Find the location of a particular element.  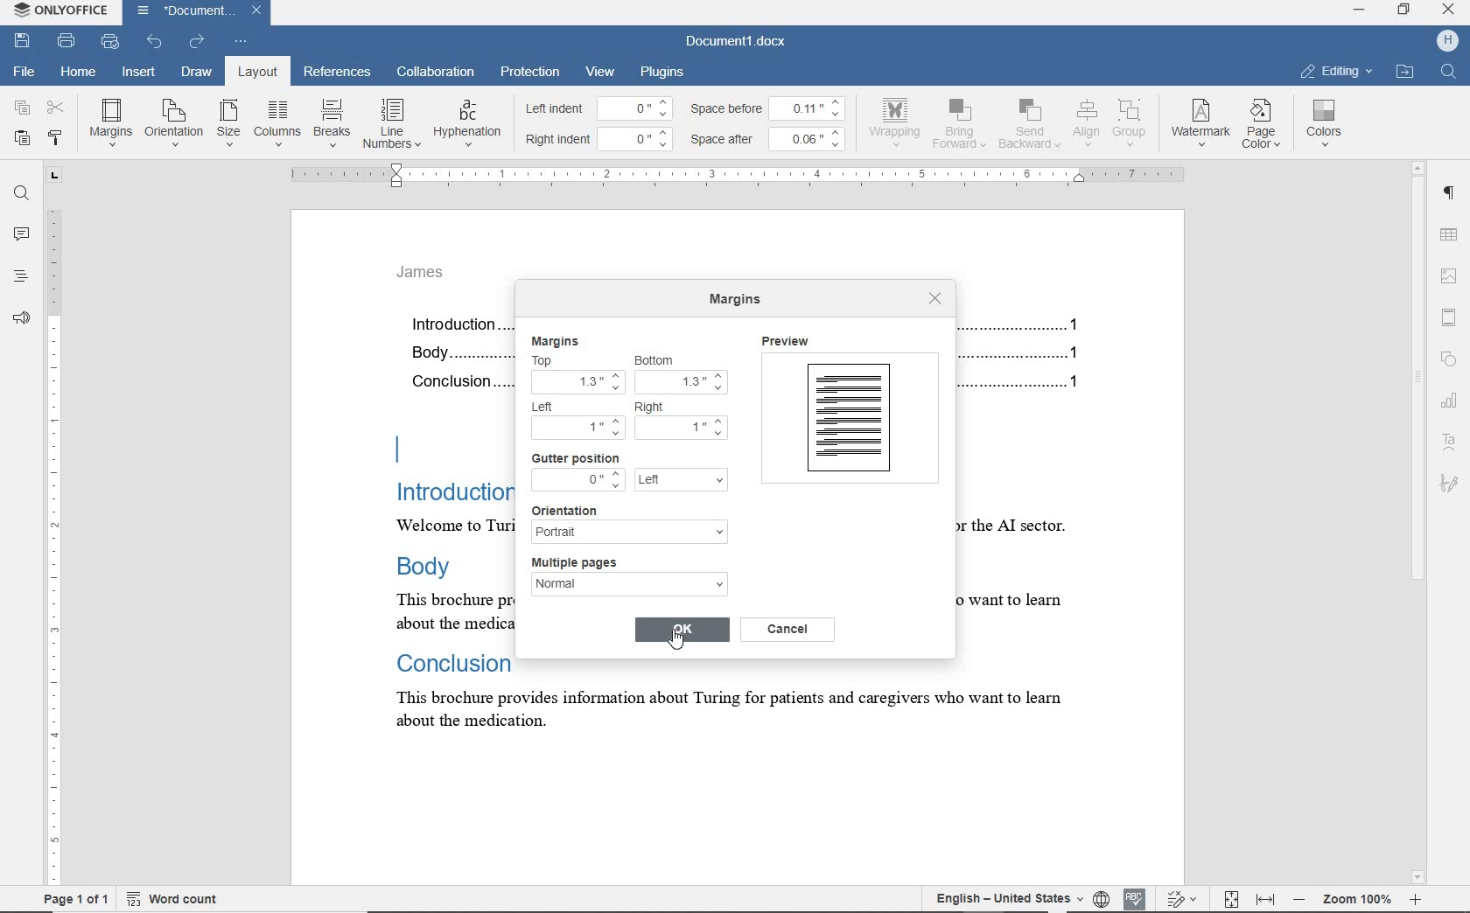

group is located at coordinates (1130, 122).